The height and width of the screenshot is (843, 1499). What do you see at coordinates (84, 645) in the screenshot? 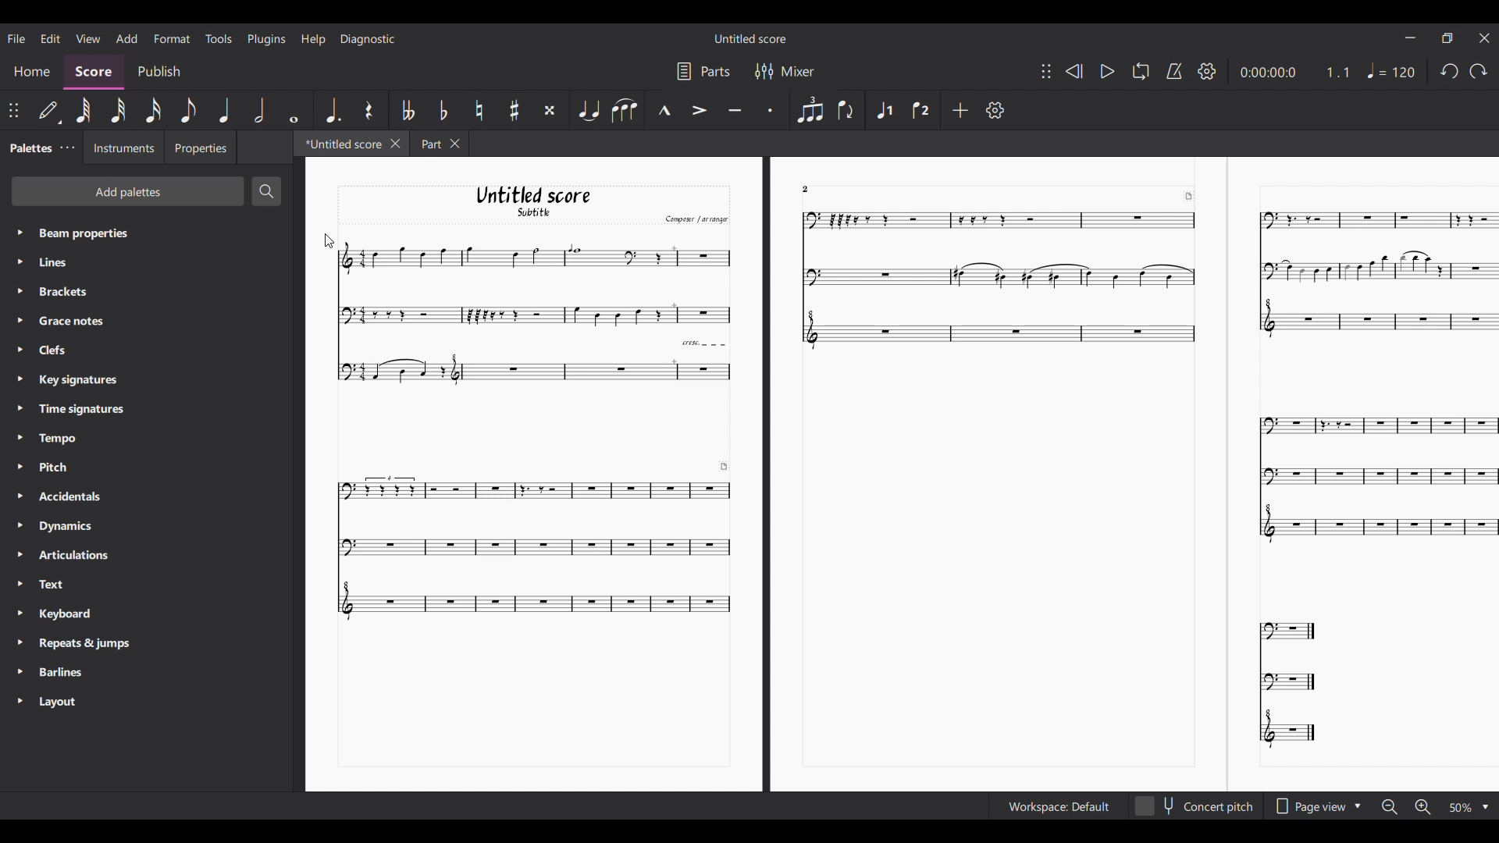
I see `Repeats & Jumps` at bounding box center [84, 645].